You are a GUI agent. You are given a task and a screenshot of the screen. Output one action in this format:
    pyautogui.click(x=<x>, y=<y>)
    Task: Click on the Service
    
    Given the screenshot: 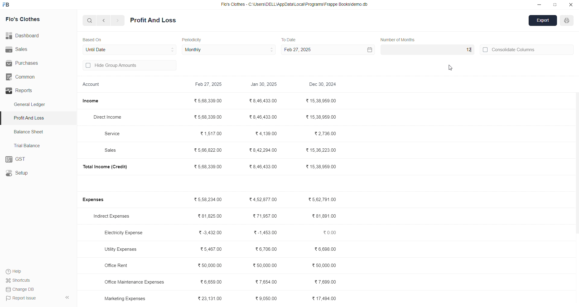 What is the action you would take?
    pyautogui.click(x=115, y=133)
    